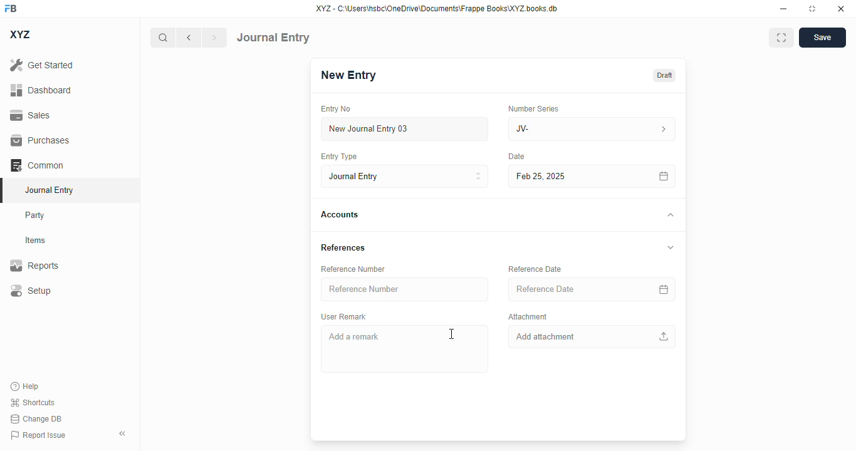 The image size is (856, 451). What do you see at coordinates (162, 38) in the screenshot?
I see `search` at bounding box center [162, 38].